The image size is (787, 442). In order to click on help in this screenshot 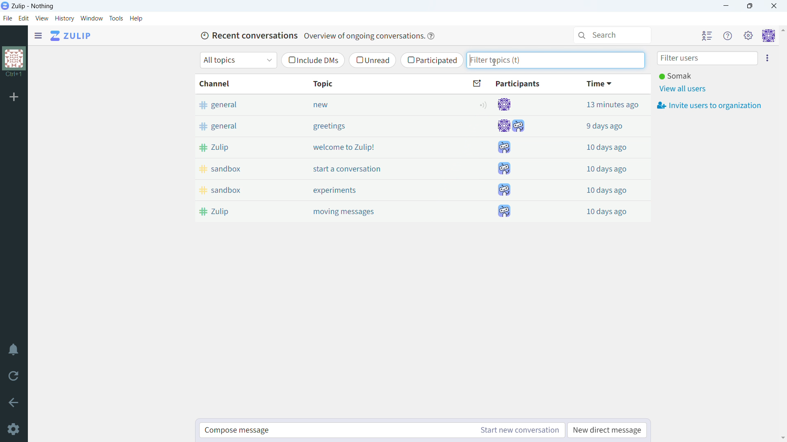, I will do `click(431, 36)`.